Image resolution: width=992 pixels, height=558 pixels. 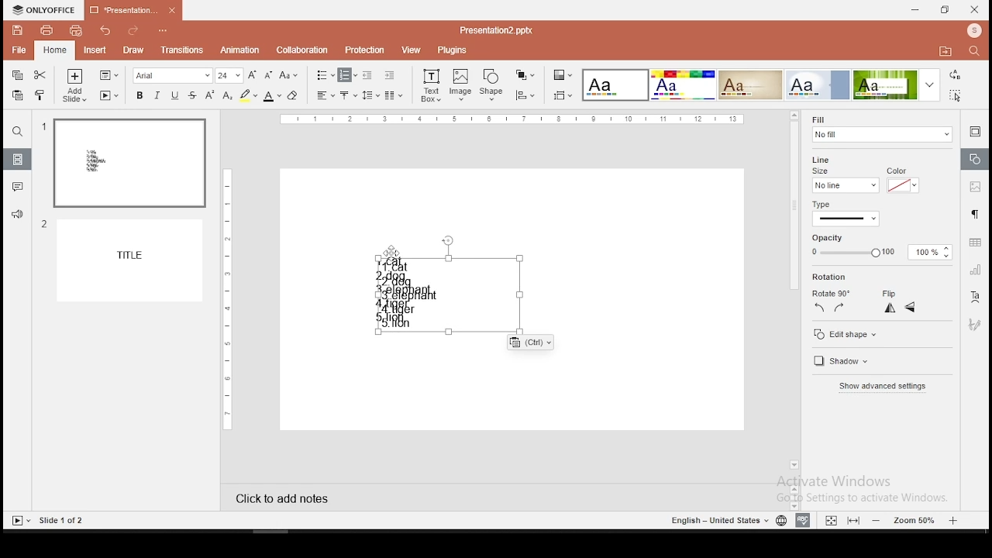 I want to click on table settings, so click(x=973, y=243).